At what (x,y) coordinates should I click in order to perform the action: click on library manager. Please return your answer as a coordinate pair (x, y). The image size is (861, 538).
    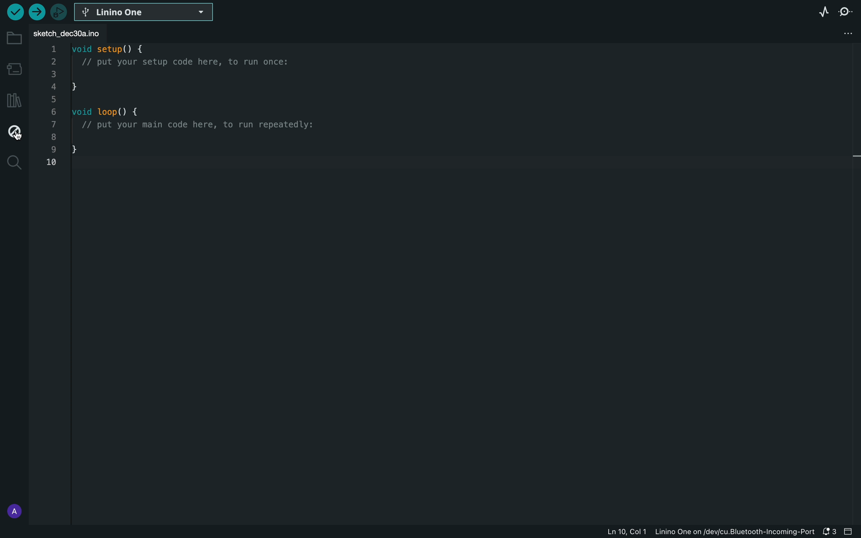
    Looking at the image, I should click on (14, 100).